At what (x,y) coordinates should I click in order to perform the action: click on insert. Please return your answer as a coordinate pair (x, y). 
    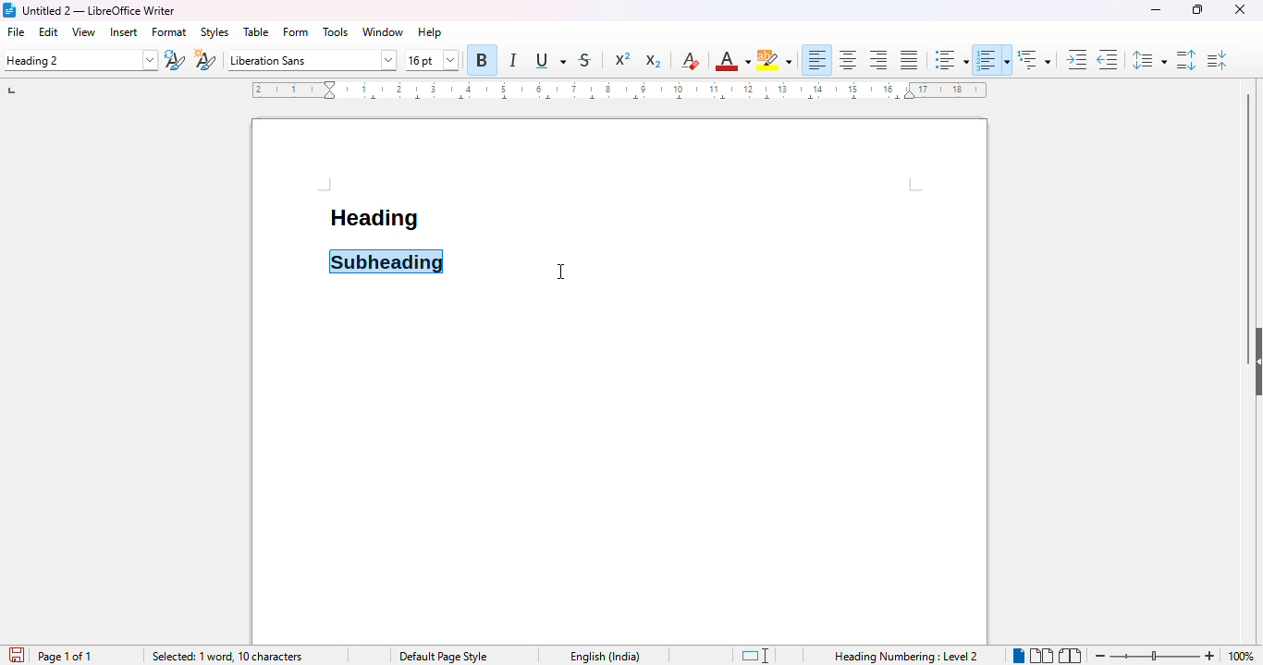
    Looking at the image, I should click on (124, 32).